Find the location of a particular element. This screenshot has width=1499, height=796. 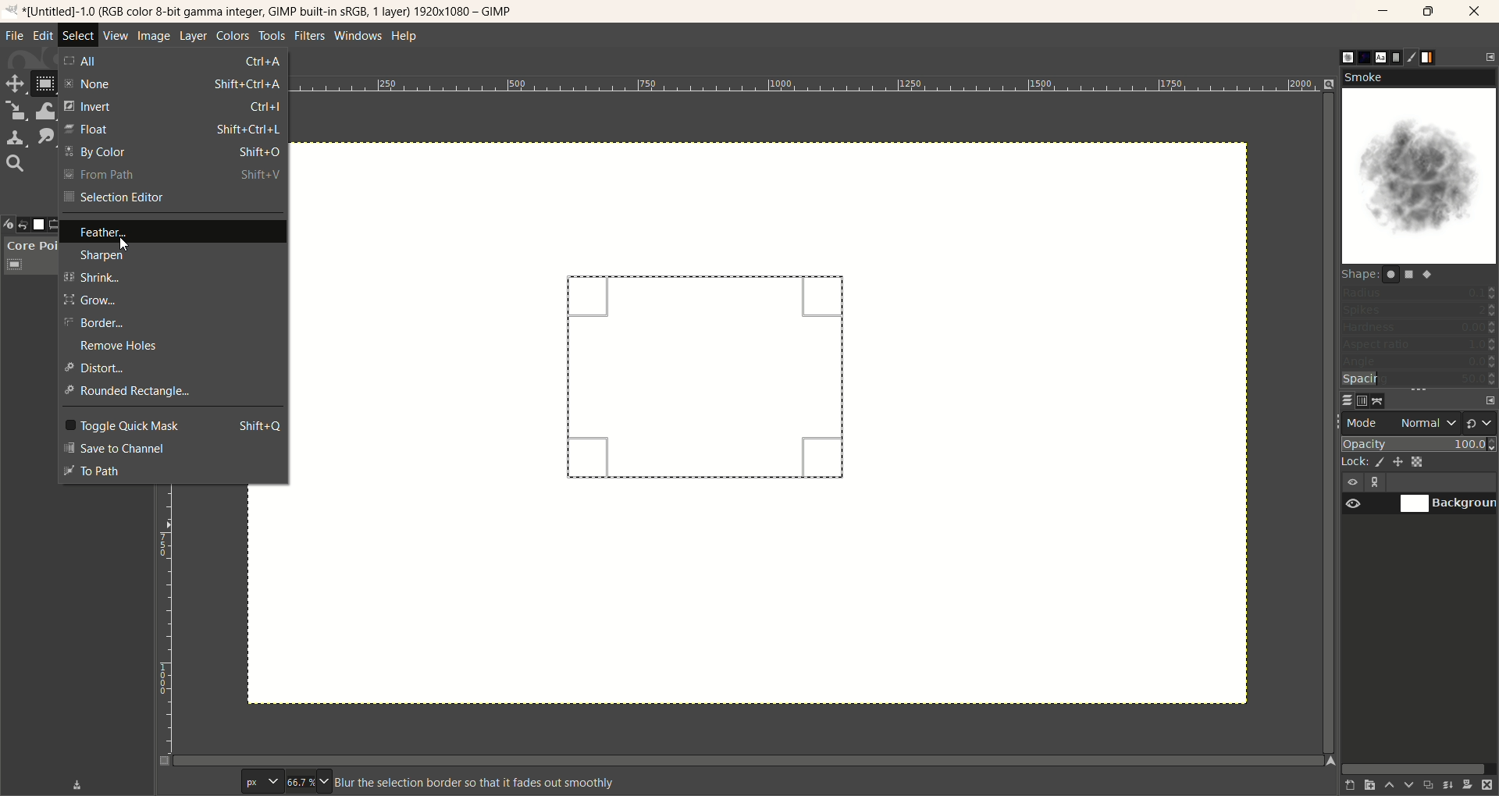

edit is located at coordinates (44, 35).